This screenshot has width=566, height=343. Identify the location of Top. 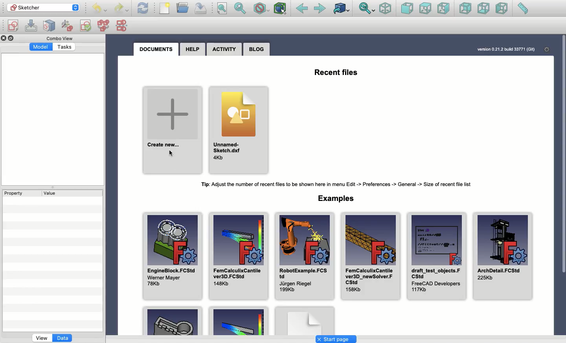
(424, 8).